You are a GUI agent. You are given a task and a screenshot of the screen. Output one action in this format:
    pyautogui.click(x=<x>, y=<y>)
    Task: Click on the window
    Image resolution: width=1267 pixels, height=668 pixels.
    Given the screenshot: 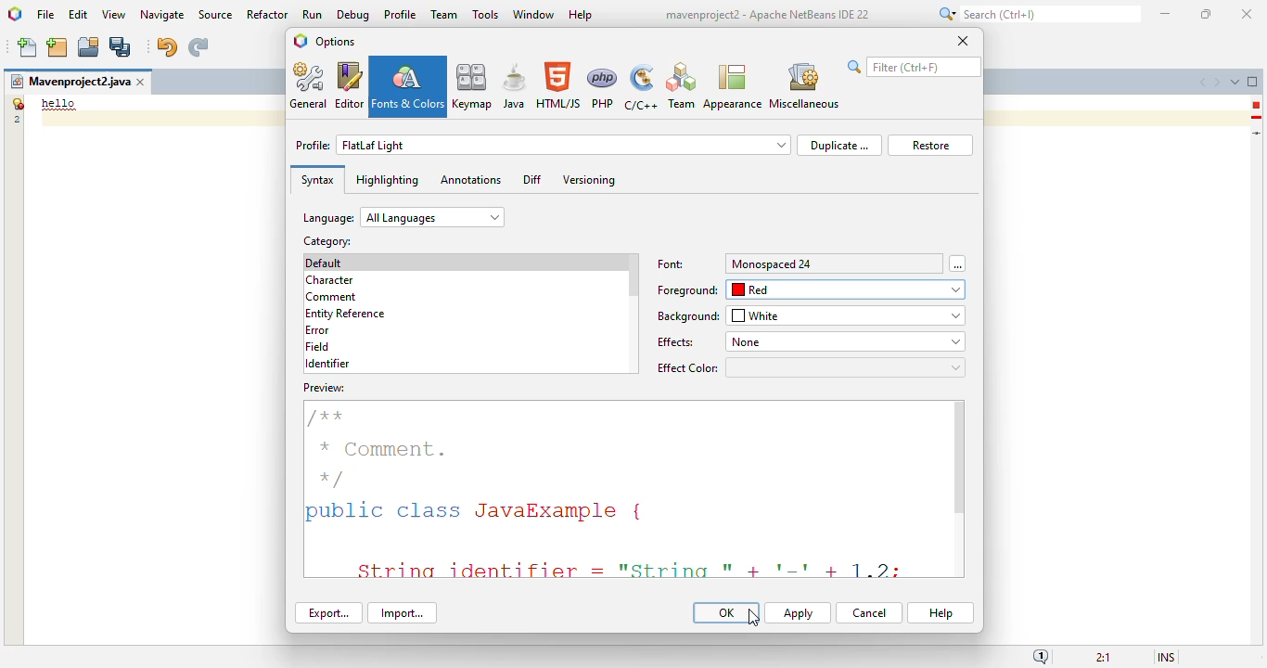 What is the action you would take?
    pyautogui.click(x=534, y=14)
    